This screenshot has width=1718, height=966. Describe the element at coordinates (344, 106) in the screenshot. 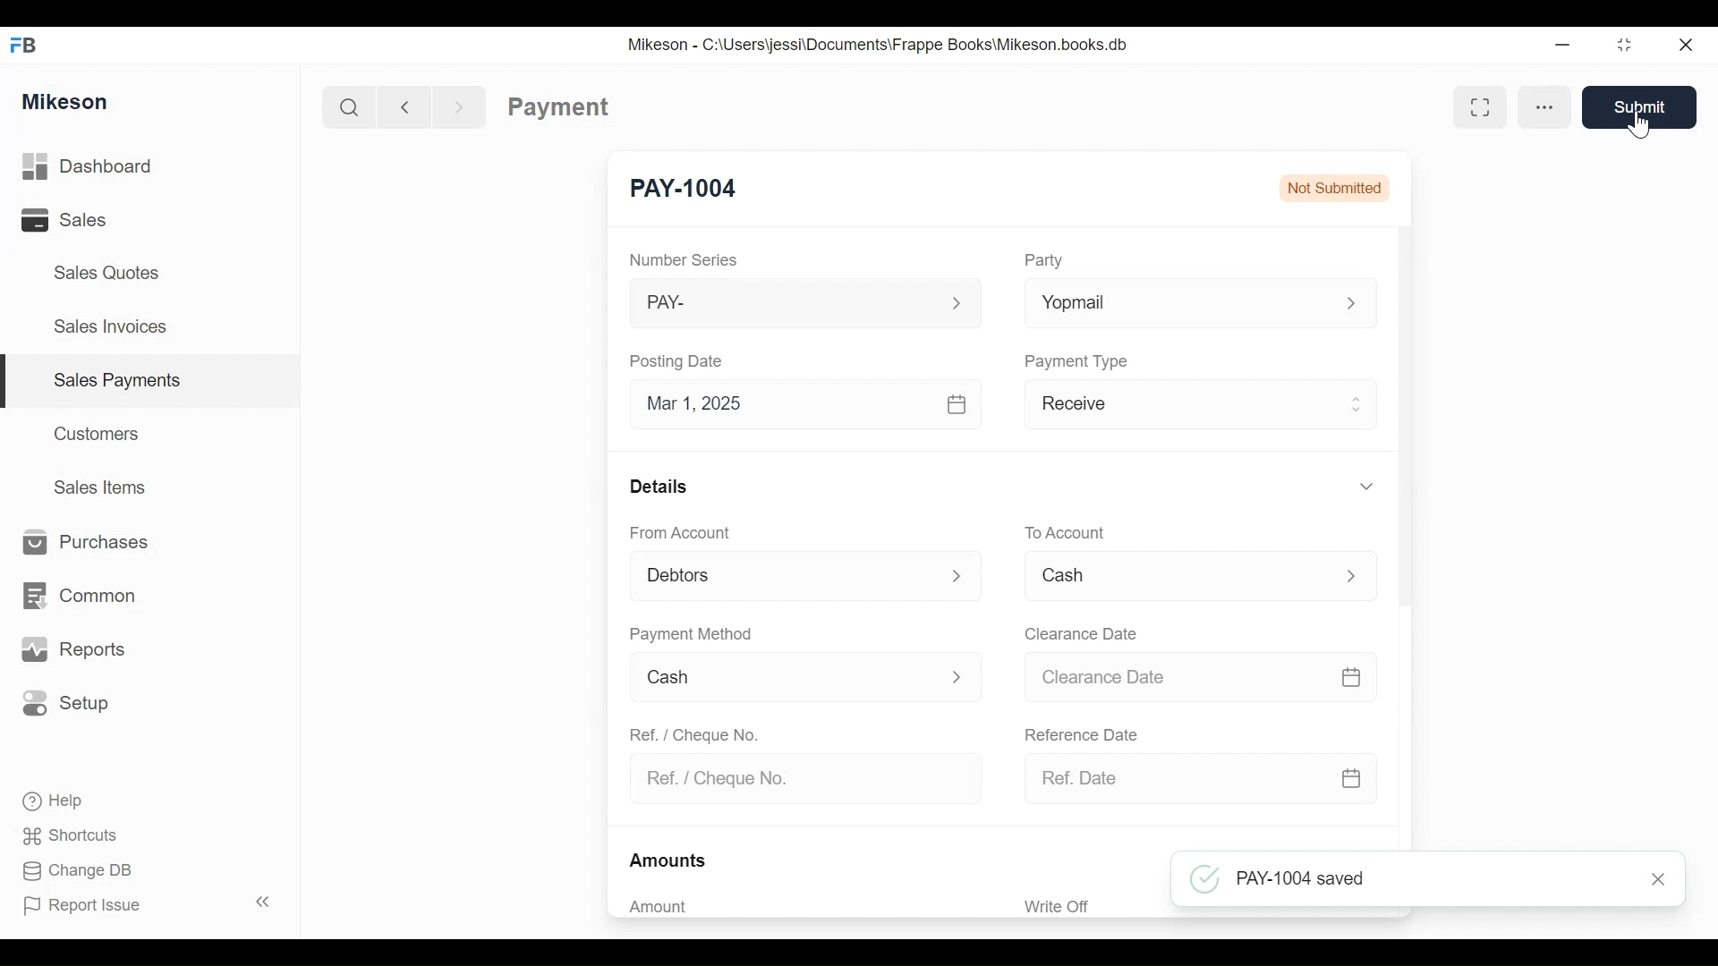

I see `Search` at that location.